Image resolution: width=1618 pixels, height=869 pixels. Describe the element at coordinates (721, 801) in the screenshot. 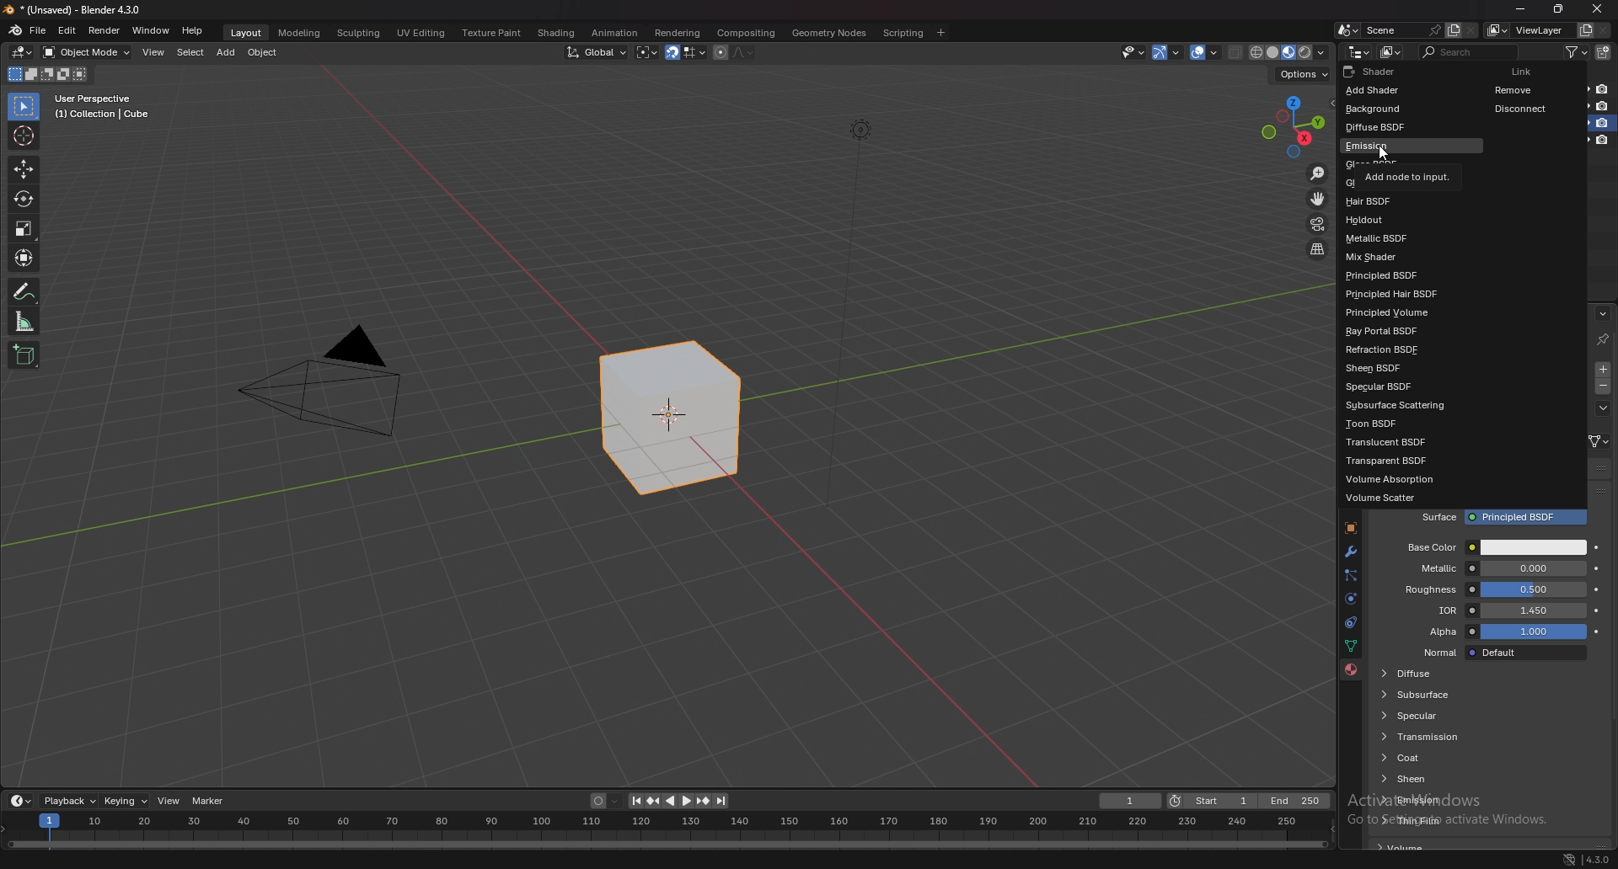

I see `jump to endpoint` at that location.